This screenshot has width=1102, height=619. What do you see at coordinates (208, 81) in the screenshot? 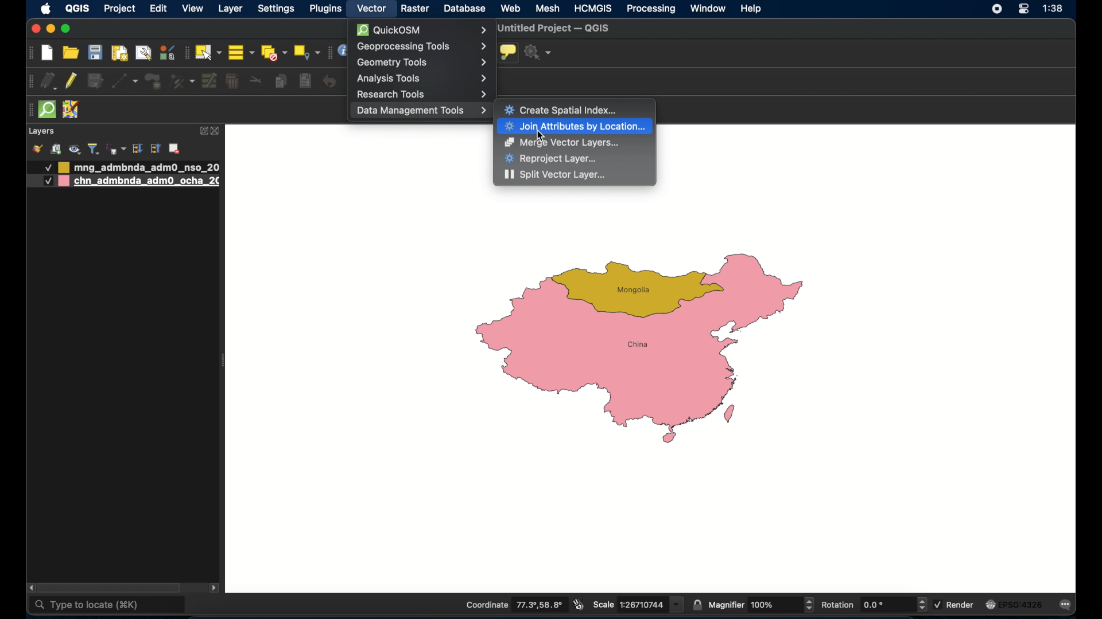
I see `modify attributes` at bounding box center [208, 81].